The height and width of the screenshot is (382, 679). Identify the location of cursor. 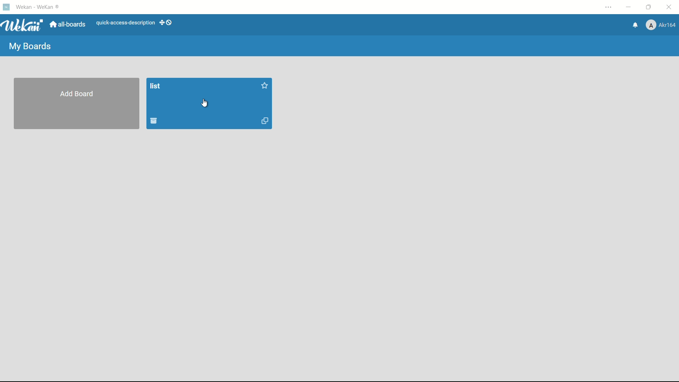
(205, 104).